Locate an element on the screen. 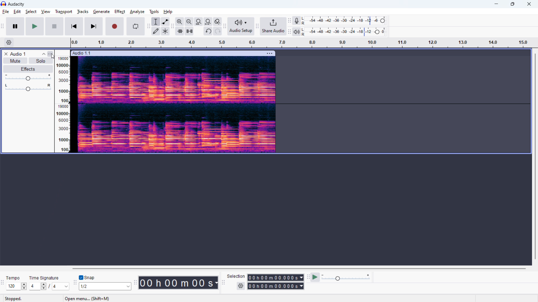 Image resolution: width=538 pixels, height=302 pixels. fit selection to width is located at coordinates (198, 21).